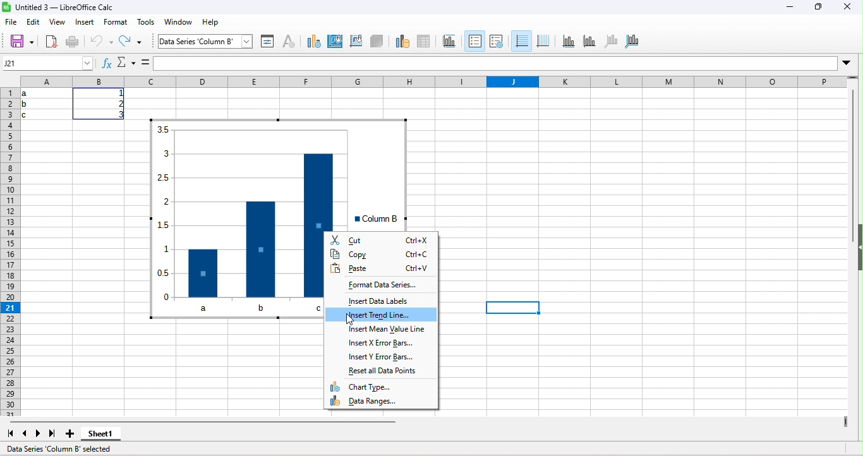 The height and width of the screenshot is (456, 863). I want to click on vertical scroll bar, so click(850, 165).